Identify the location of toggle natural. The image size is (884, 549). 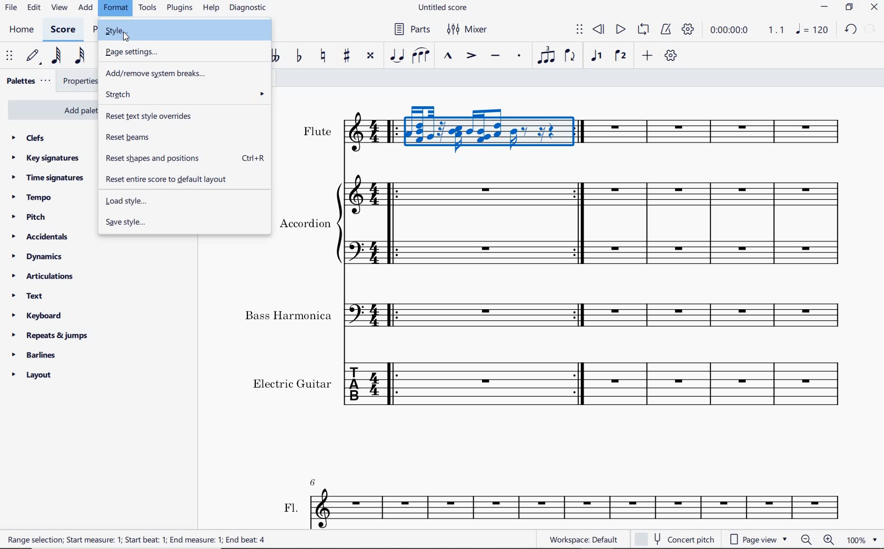
(322, 57).